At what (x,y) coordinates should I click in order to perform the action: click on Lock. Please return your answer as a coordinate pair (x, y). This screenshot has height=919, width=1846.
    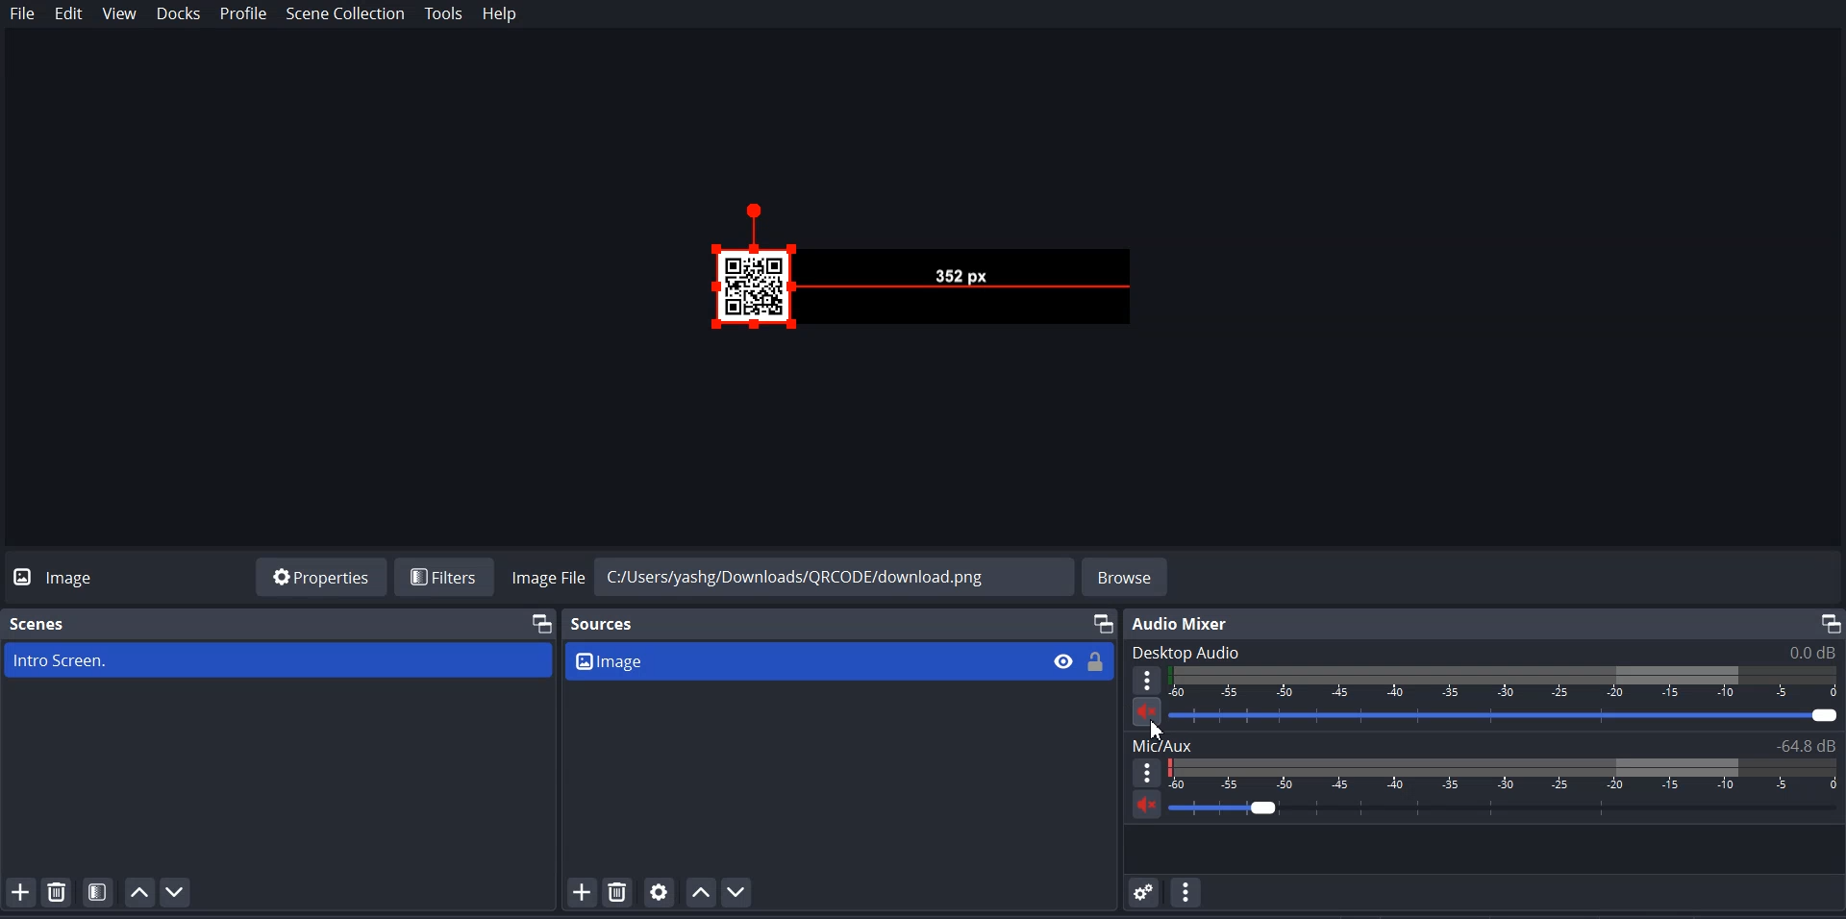
    Looking at the image, I should click on (1095, 661).